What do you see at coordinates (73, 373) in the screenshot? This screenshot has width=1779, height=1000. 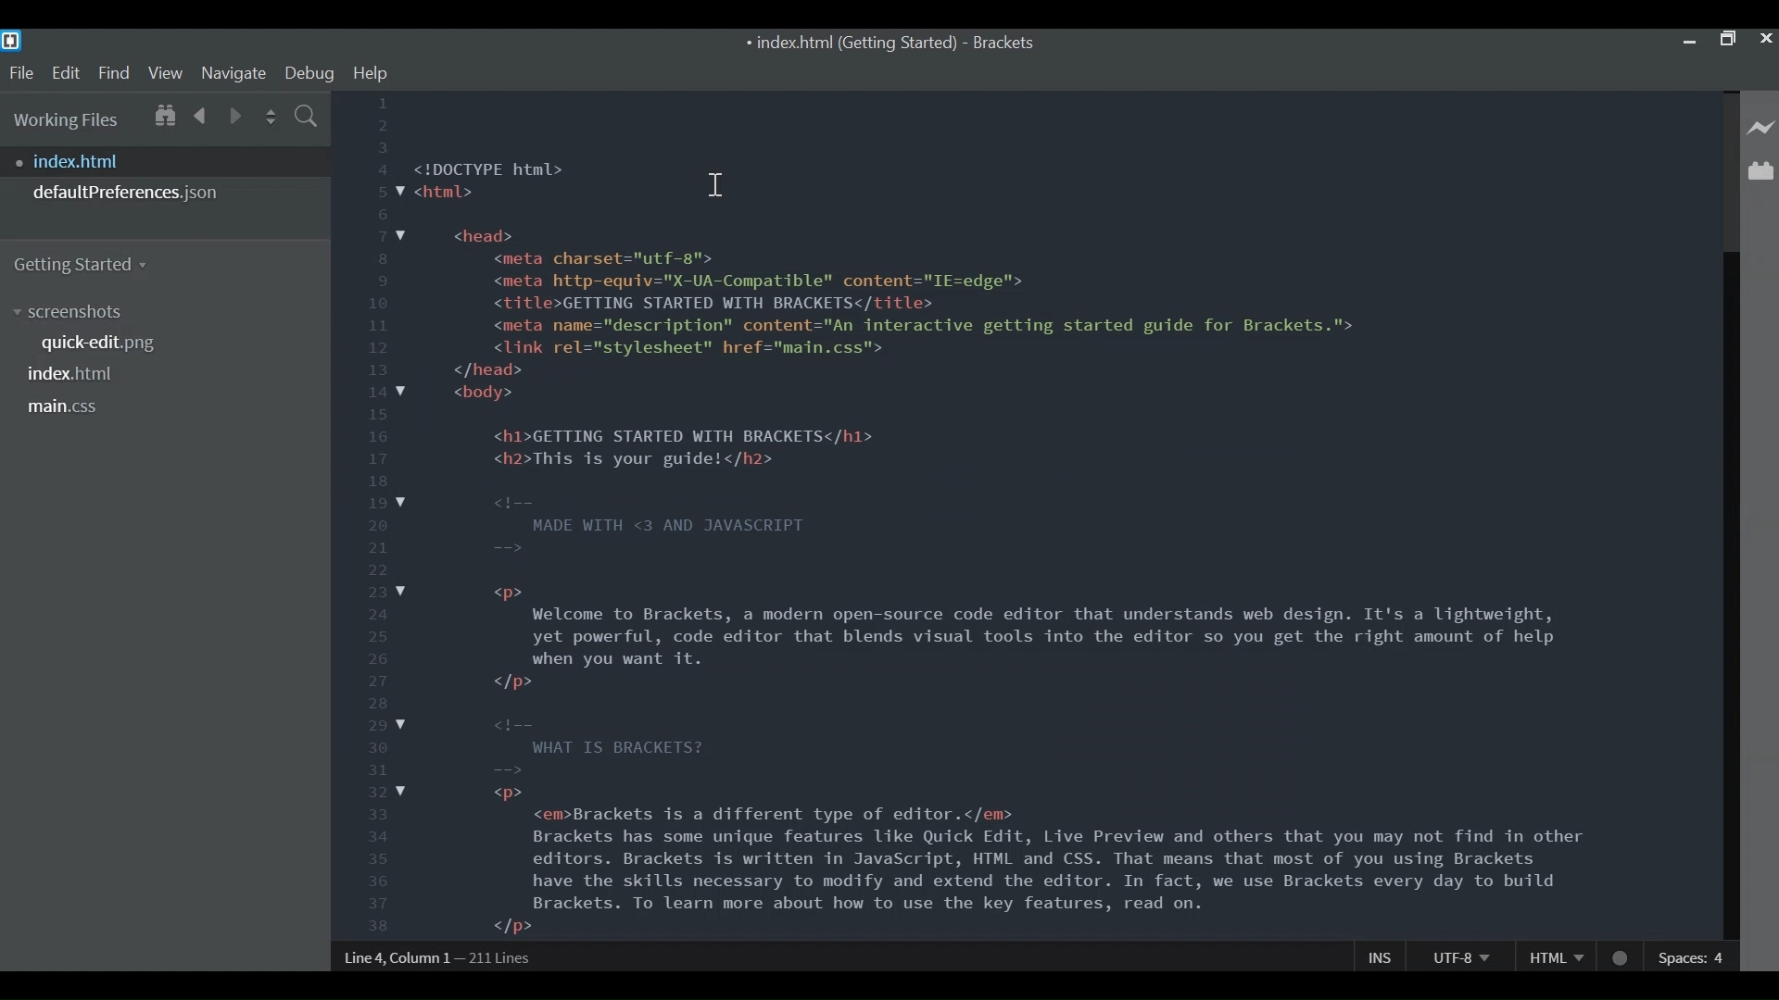 I see `index.html` at bounding box center [73, 373].